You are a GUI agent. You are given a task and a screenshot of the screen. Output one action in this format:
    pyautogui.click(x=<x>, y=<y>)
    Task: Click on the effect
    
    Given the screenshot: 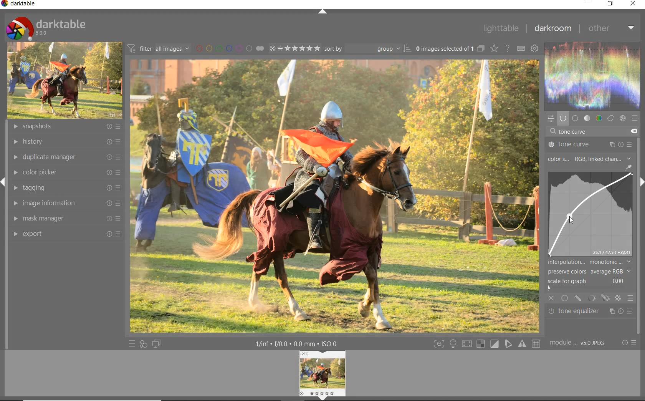 What is the action you would take?
    pyautogui.click(x=622, y=118)
    